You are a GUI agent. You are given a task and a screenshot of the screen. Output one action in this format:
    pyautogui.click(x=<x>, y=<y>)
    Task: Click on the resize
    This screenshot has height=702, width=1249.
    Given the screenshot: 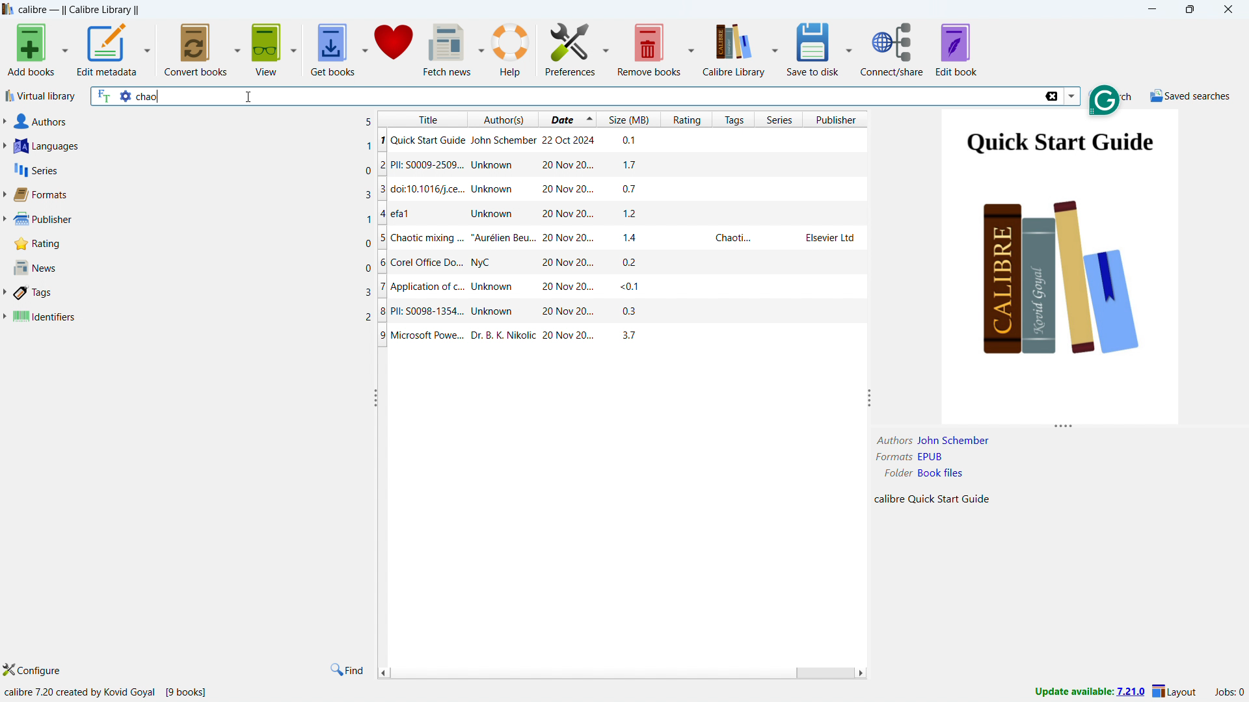 What is the action you would take?
    pyautogui.click(x=869, y=398)
    